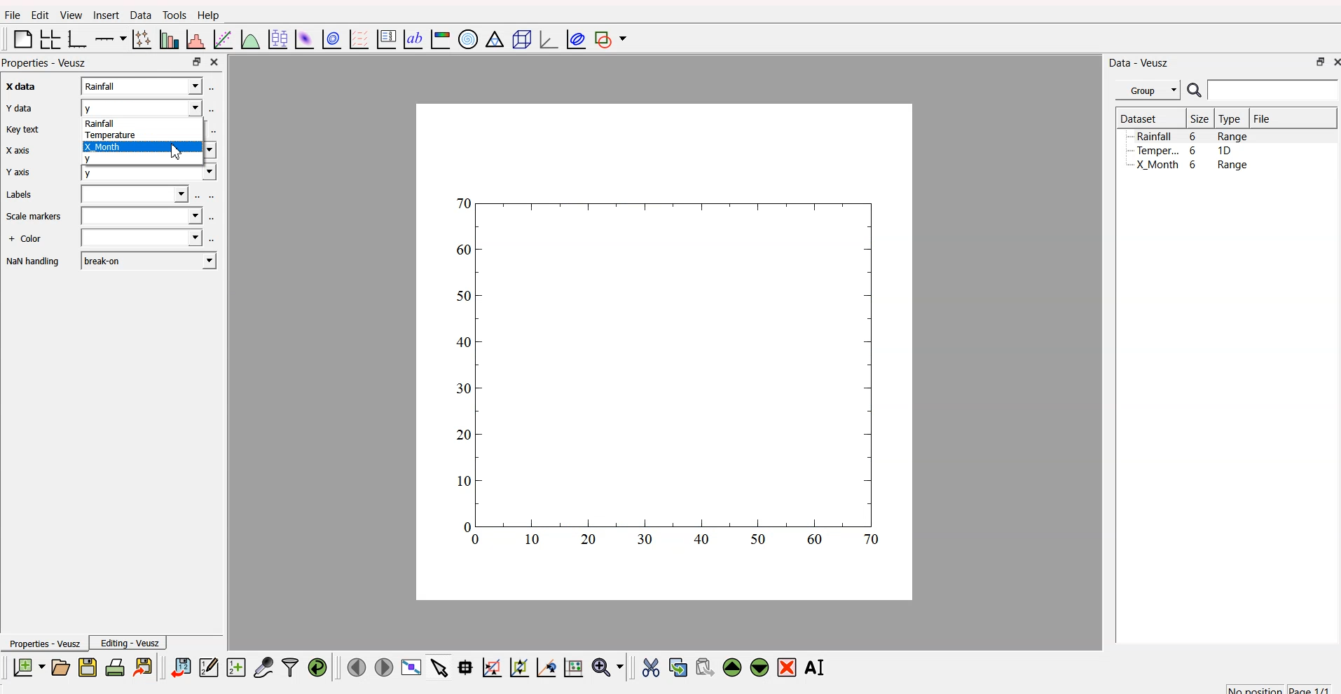  What do you see at coordinates (440, 39) in the screenshot?
I see `image color bar ` at bounding box center [440, 39].